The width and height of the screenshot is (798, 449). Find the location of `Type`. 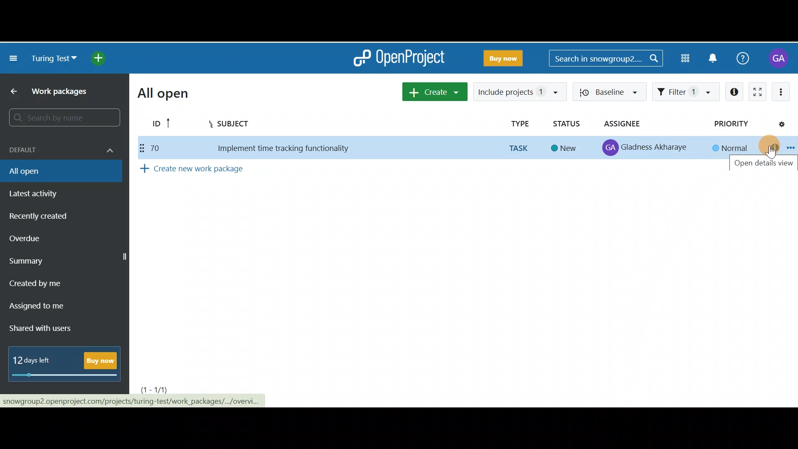

Type is located at coordinates (520, 123).